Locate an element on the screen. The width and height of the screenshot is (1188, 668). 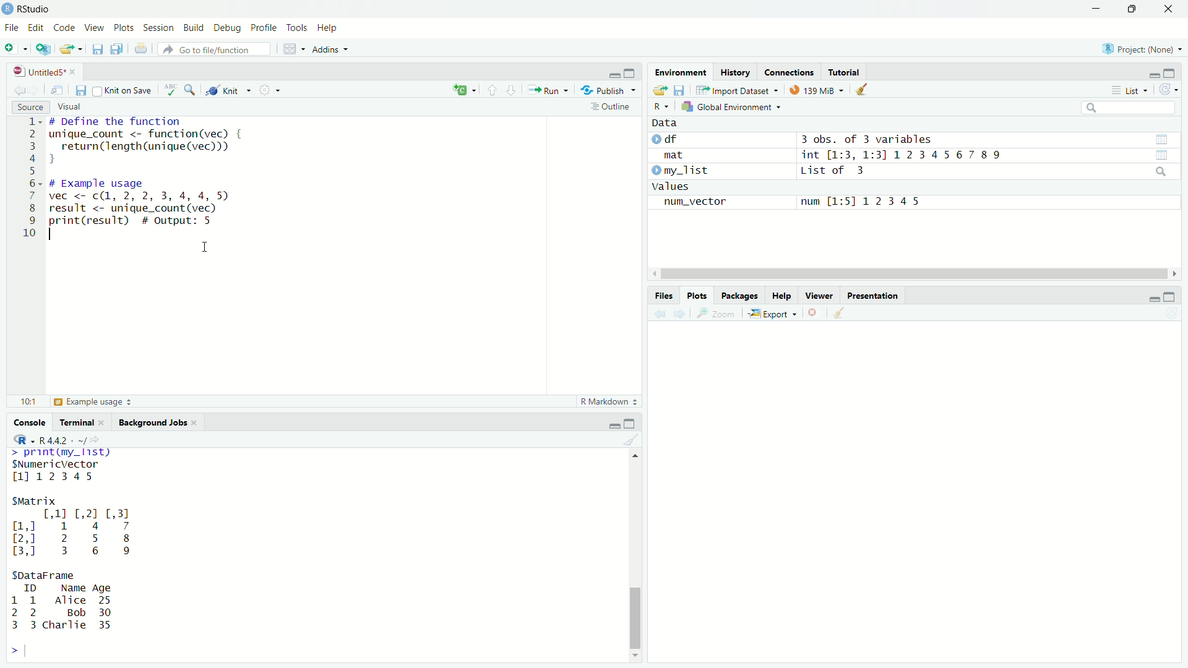
save is located at coordinates (681, 90).